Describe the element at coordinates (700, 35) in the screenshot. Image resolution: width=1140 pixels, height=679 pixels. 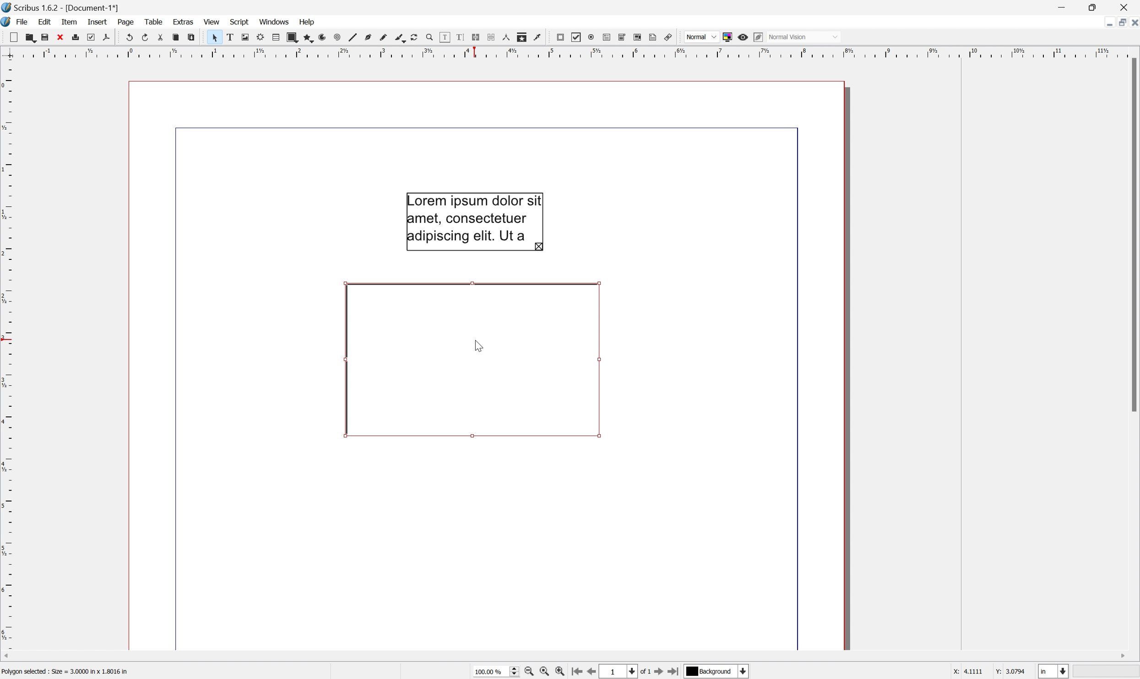
I see `Normal` at that location.